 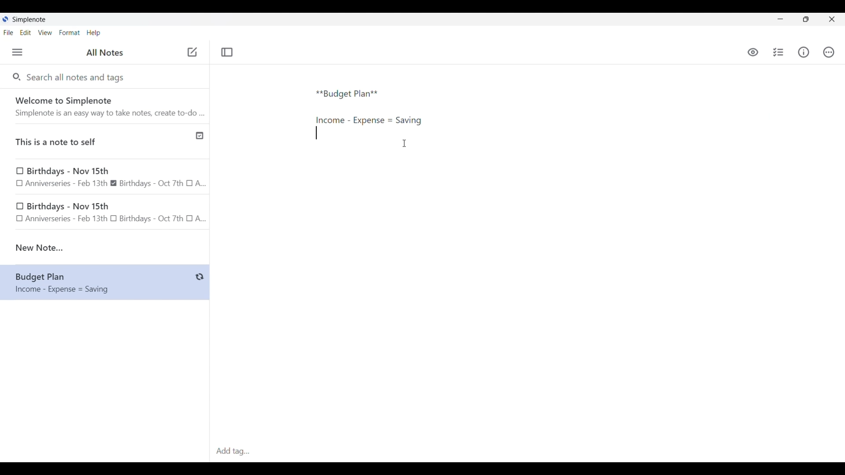 I want to click on Minimize, so click(x=780, y=19).